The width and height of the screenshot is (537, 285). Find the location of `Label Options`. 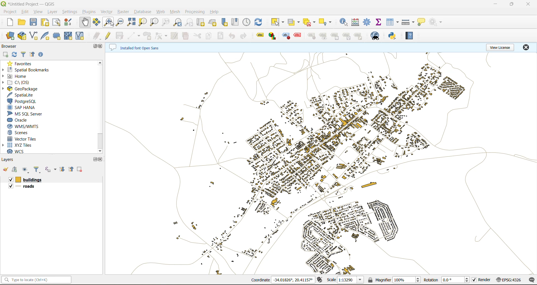

Label Options is located at coordinates (259, 36).